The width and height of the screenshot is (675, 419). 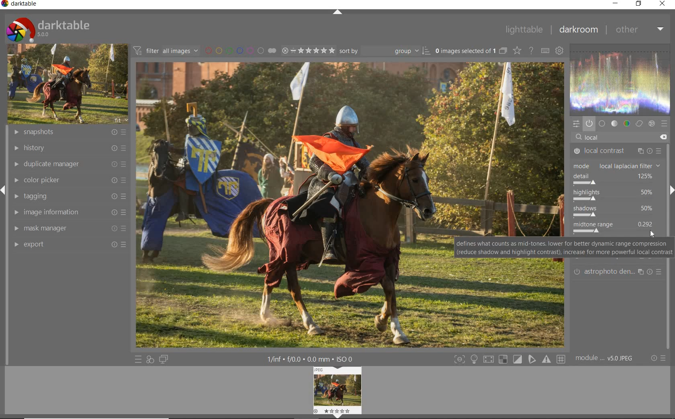 What do you see at coordinates (166, 51) in the screenshot?
I see `filter all images` at bounding box center [166, 51].